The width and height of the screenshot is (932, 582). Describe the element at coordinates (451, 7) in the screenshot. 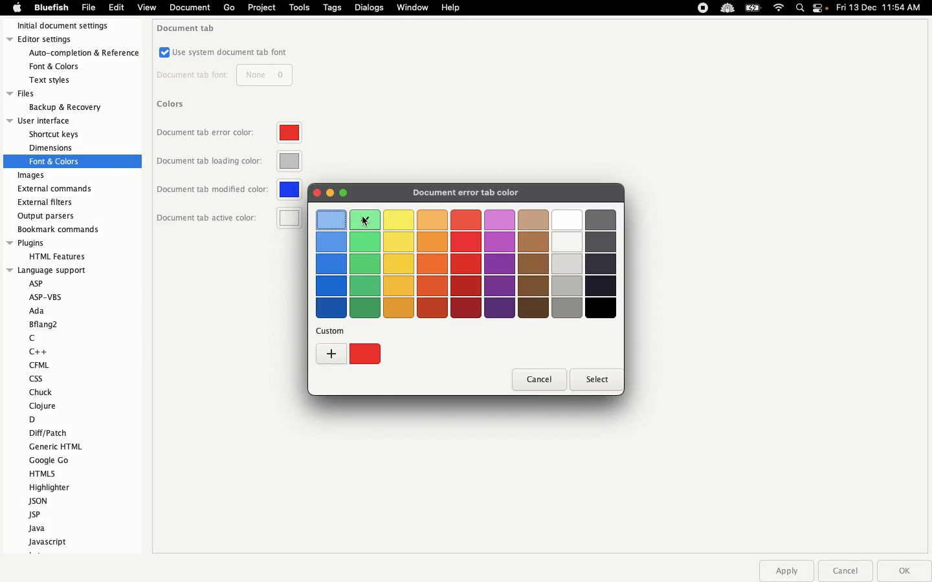

I see `Help` at that location.